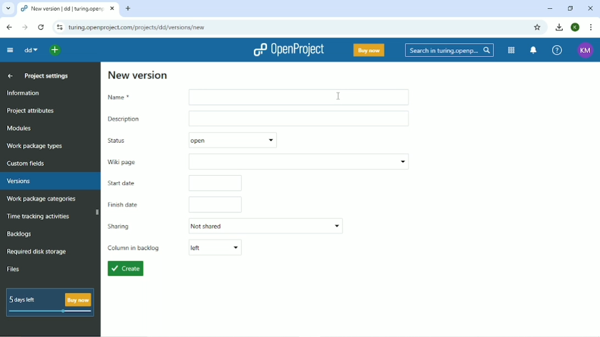  Describe the element at coordinates (576, 27) in the screenshot. I see `Account` at that location.